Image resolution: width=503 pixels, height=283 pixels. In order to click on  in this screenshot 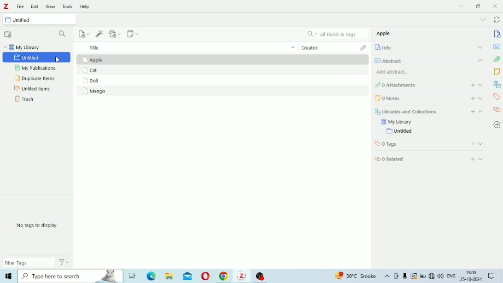, I will do `click(222, 276)`.